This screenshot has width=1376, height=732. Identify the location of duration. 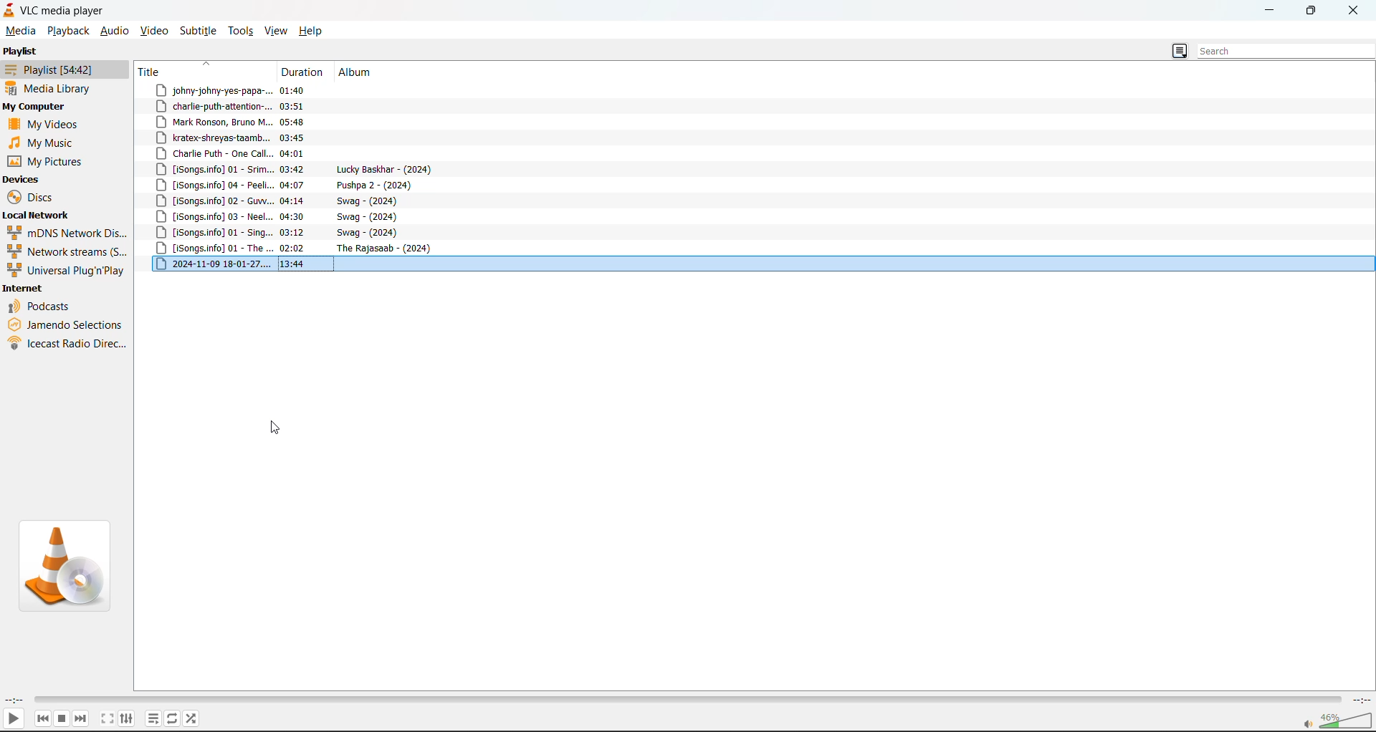
(304, 71).